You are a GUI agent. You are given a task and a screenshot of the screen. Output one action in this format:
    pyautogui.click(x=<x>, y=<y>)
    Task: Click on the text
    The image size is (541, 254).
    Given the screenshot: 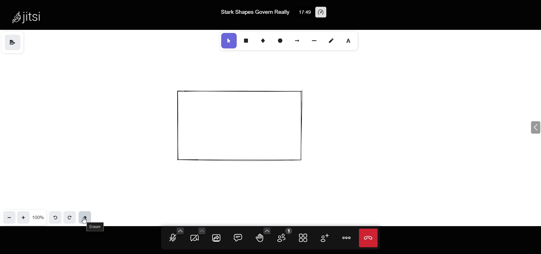 What is the action you would take?
    pyautogui.click(x=349, y=40)
    